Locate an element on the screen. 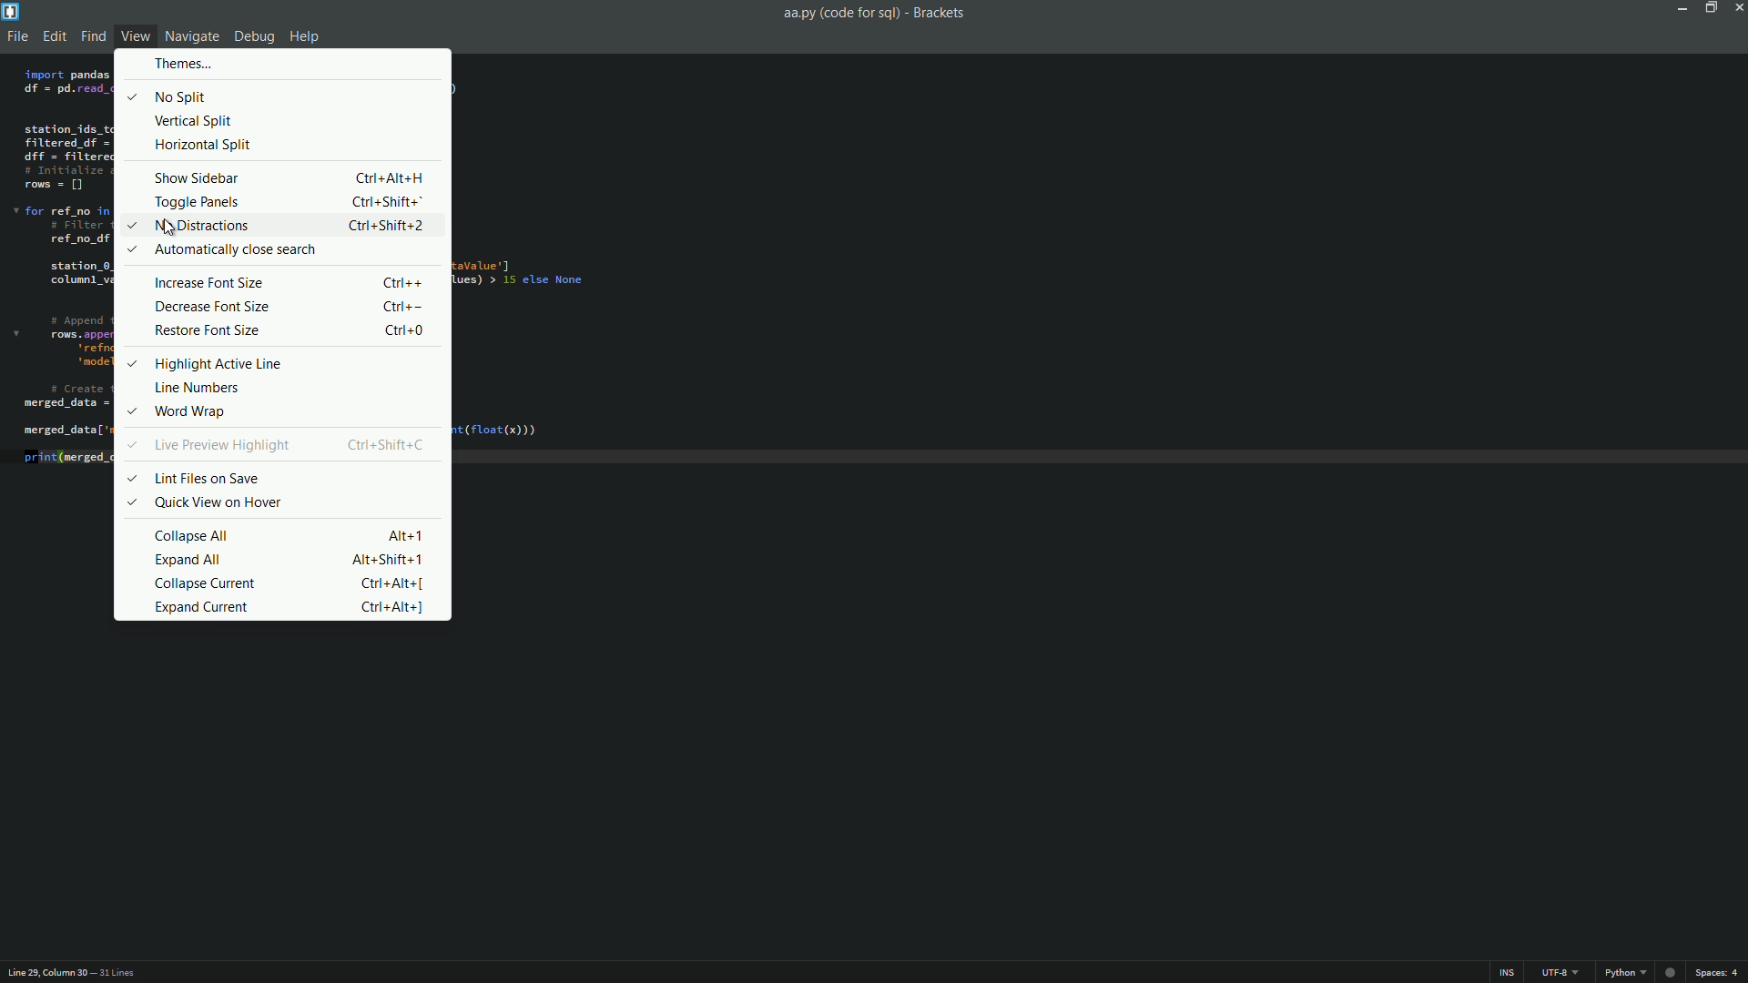  file encoding button is located at coordinates (1560, 972).